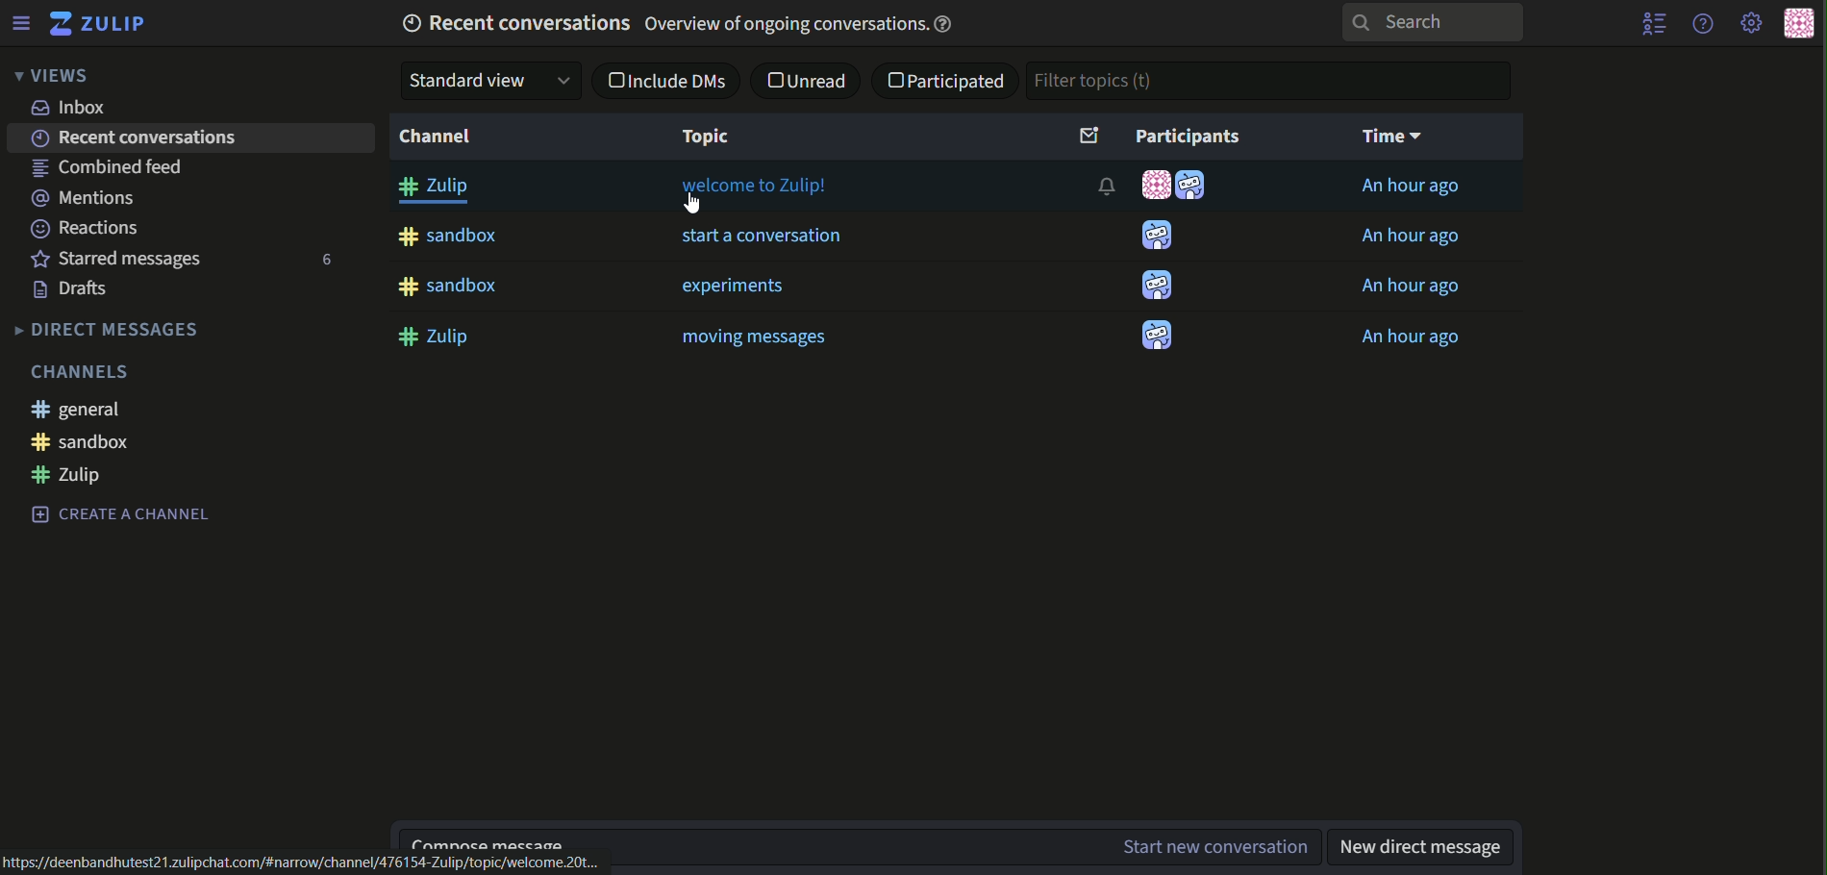 This screenshot has width=1827, height=875. I want to click on checkbox, so click(612, 80).